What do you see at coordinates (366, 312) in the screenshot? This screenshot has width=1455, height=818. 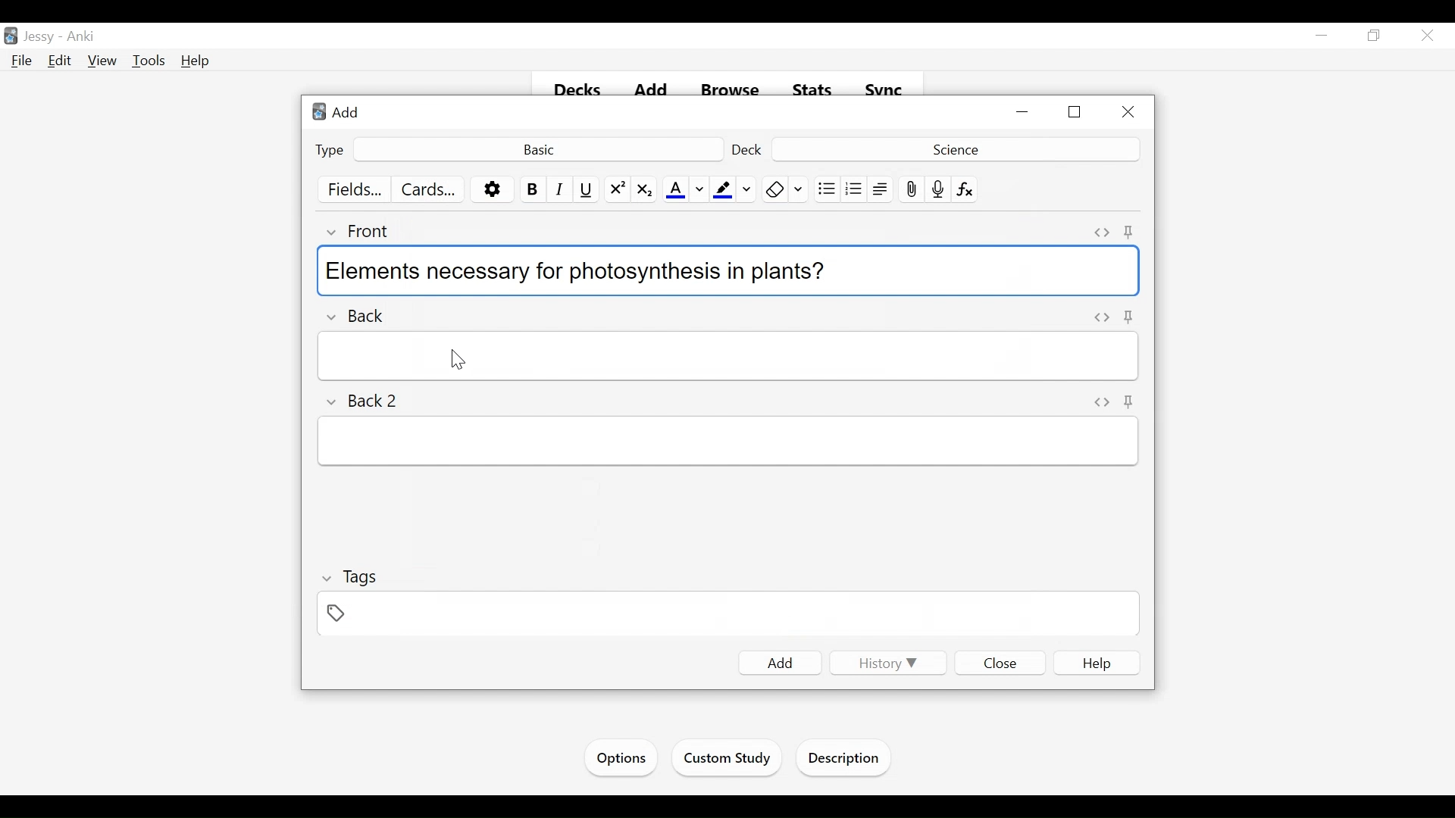 I see `Back ` at bounding box center [366, 312].